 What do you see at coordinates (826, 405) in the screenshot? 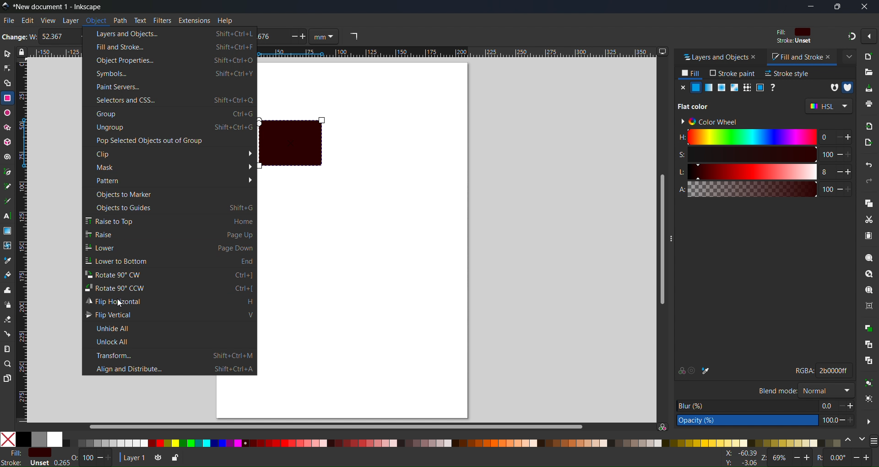
I see `current blur: 0.0` at bounding box center [826, 405].